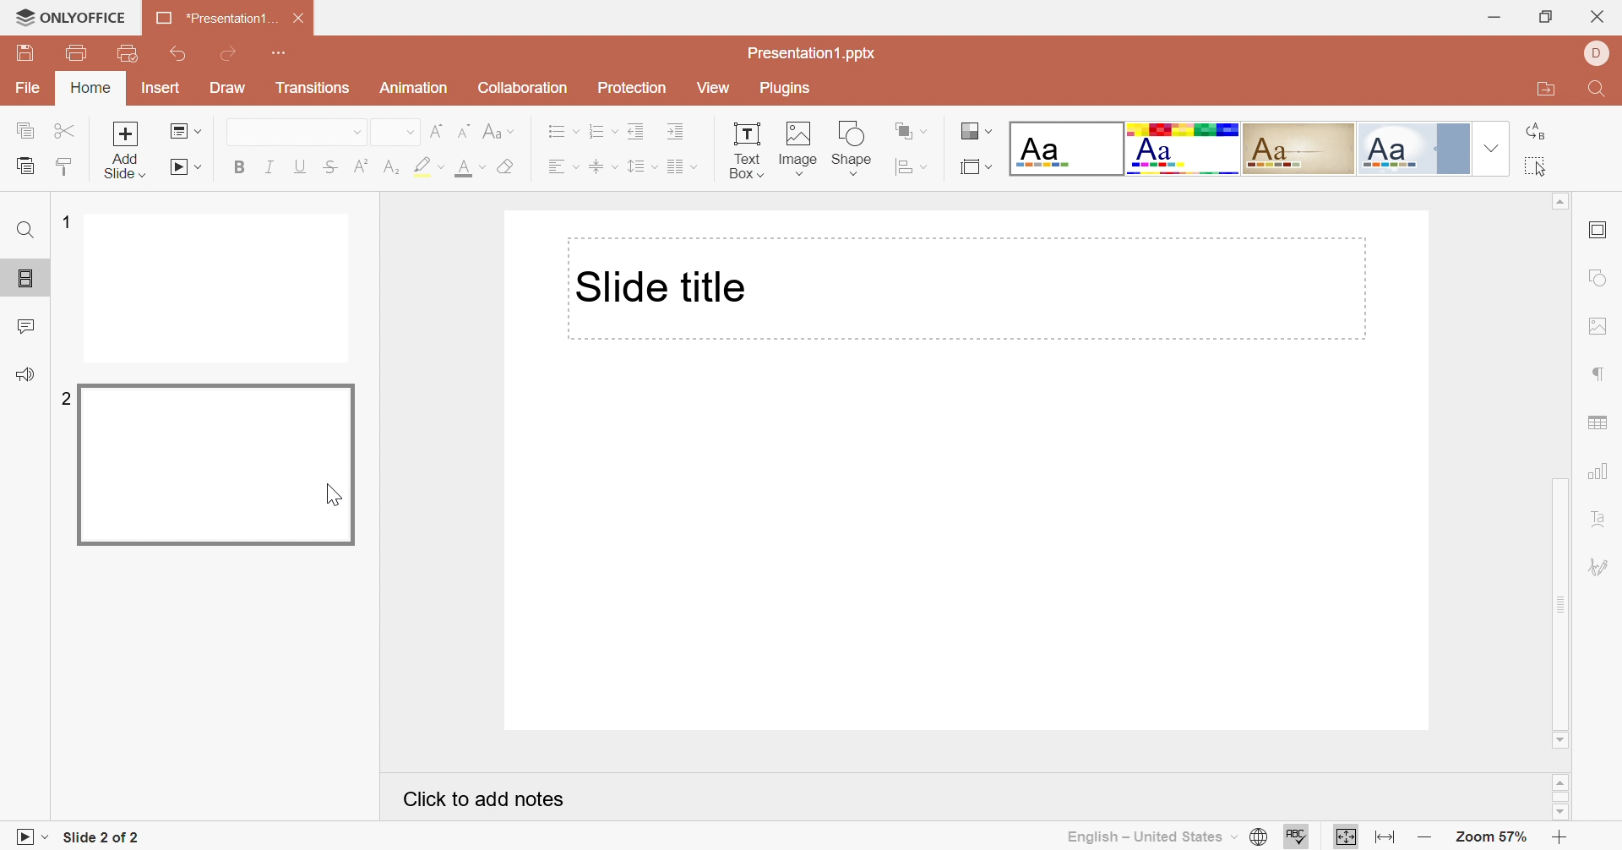 This screenshot has height=850, width=1622. Describe the element at coordinates (219, 466) in the screenshot. I see `Slide 2` at that location.